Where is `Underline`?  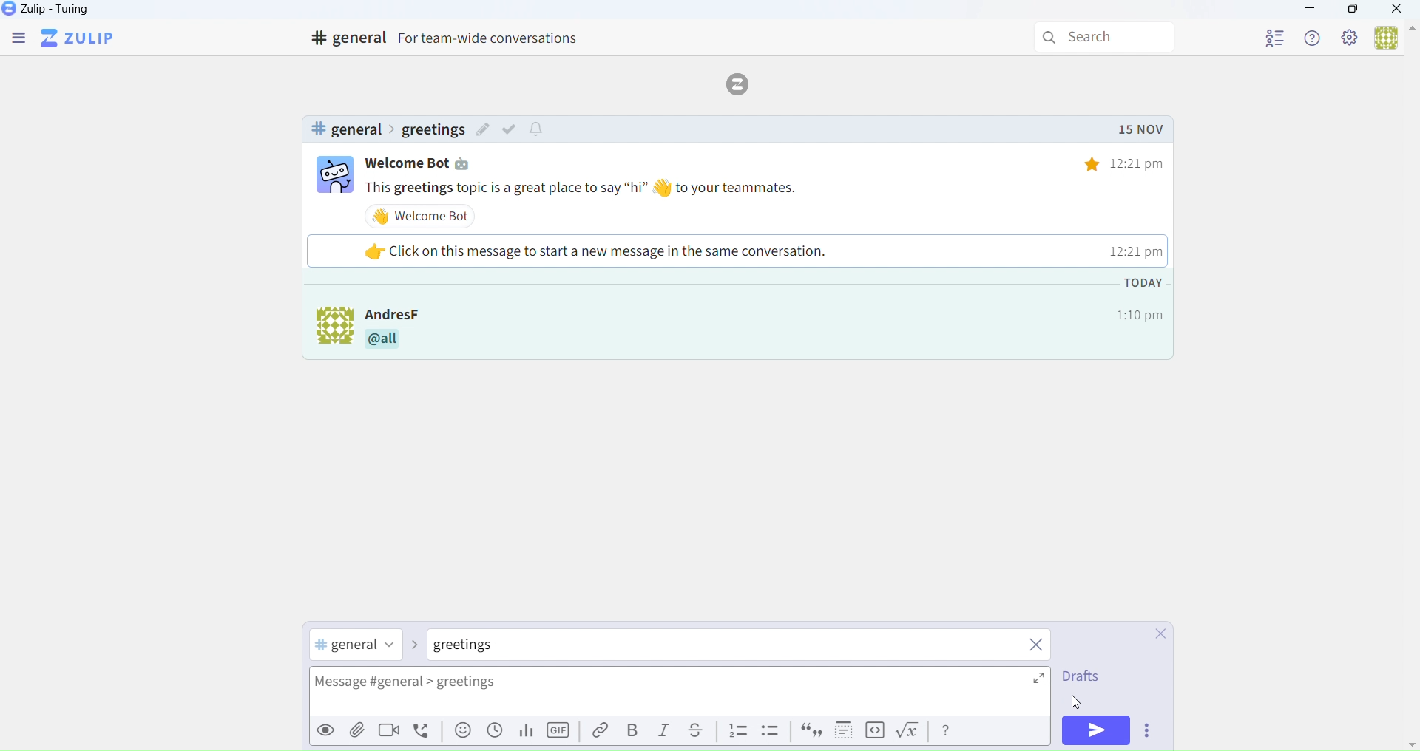 Underline is located at coordinates (701, 731).